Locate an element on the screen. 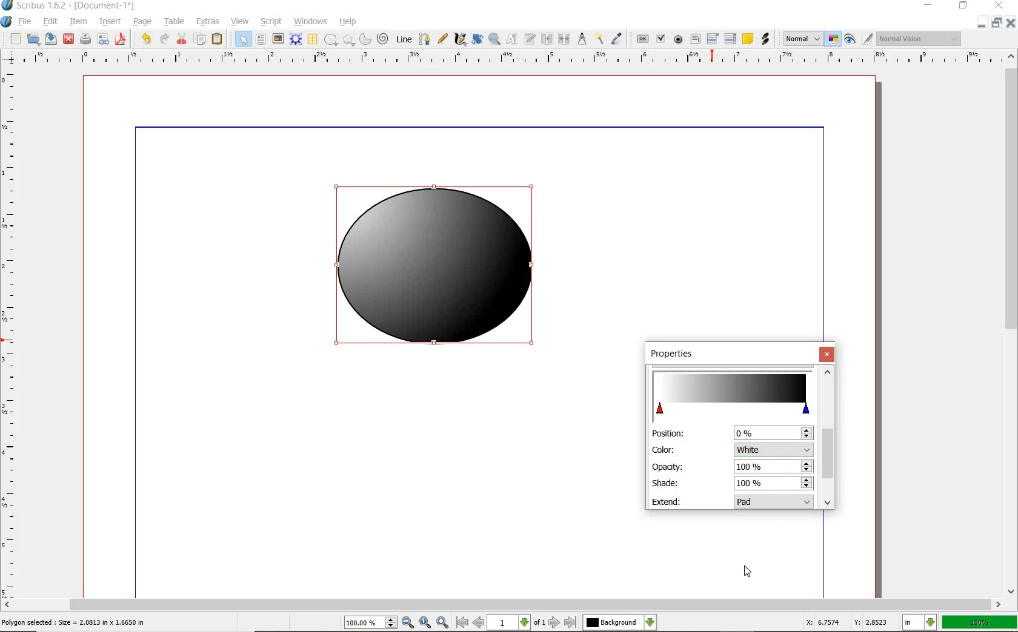  CLOSE is located at coordinates (1011, 23).